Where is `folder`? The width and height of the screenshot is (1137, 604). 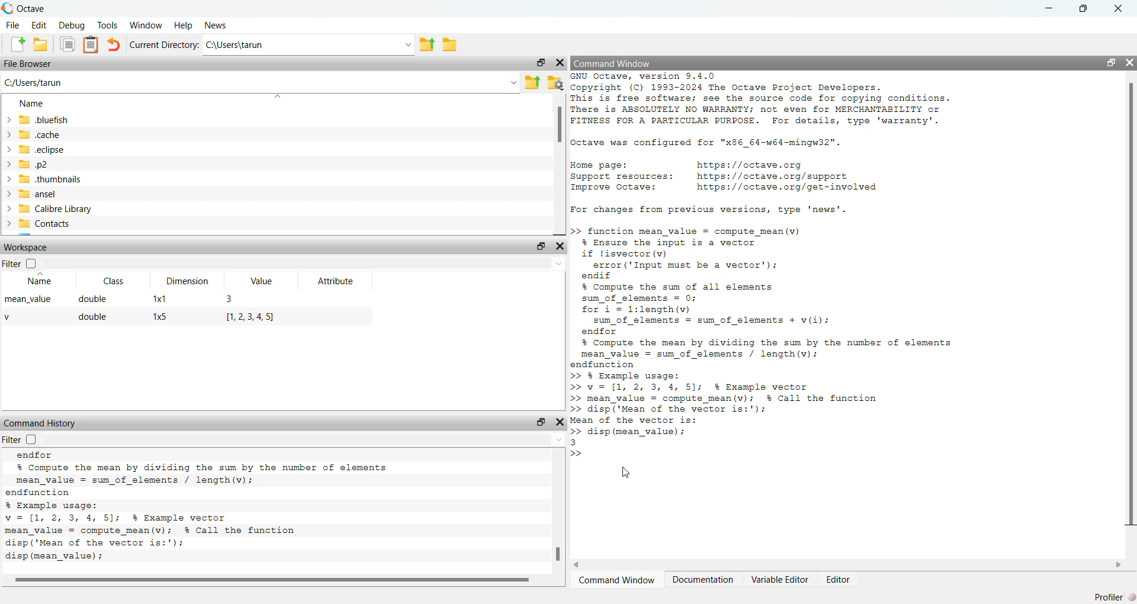 folder is located at coordinates (451, 45).